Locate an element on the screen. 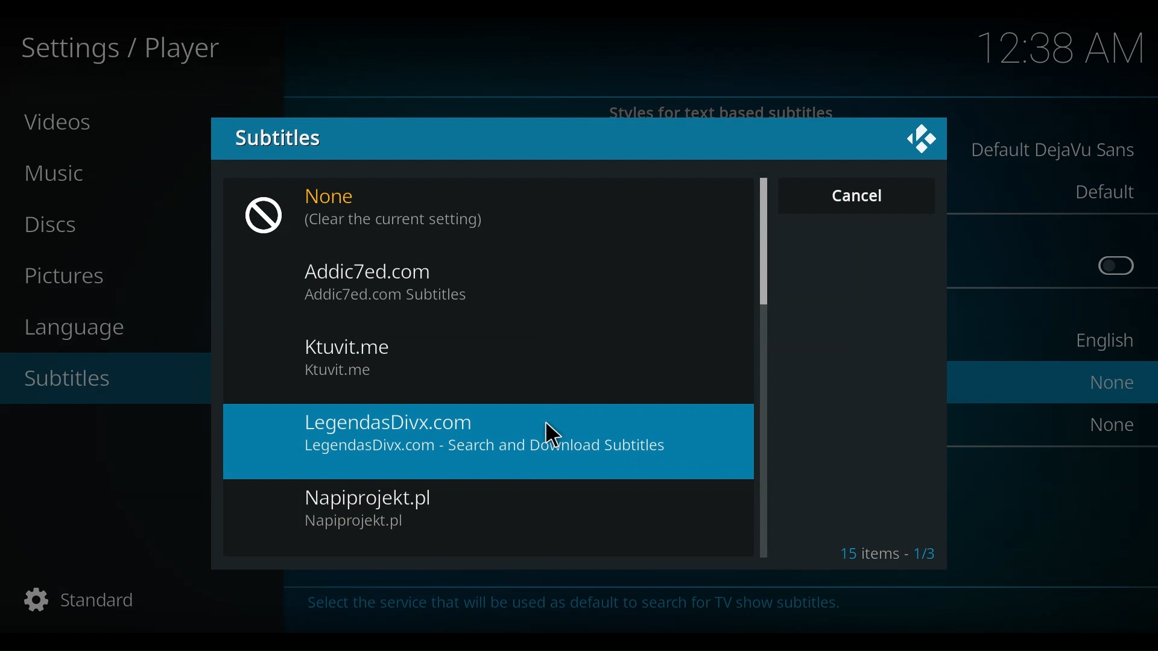 Image resolution: width=1158 pixels, height=651 pixels. items is located at coordinates (888, 552).